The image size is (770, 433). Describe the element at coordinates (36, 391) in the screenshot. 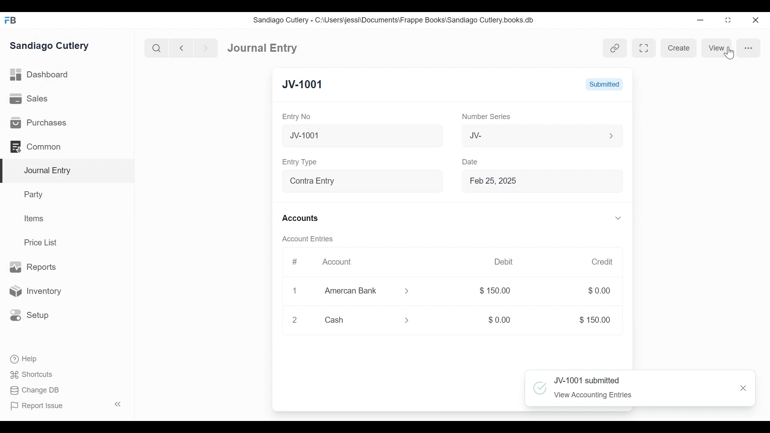

I see `Change DB` at that location.